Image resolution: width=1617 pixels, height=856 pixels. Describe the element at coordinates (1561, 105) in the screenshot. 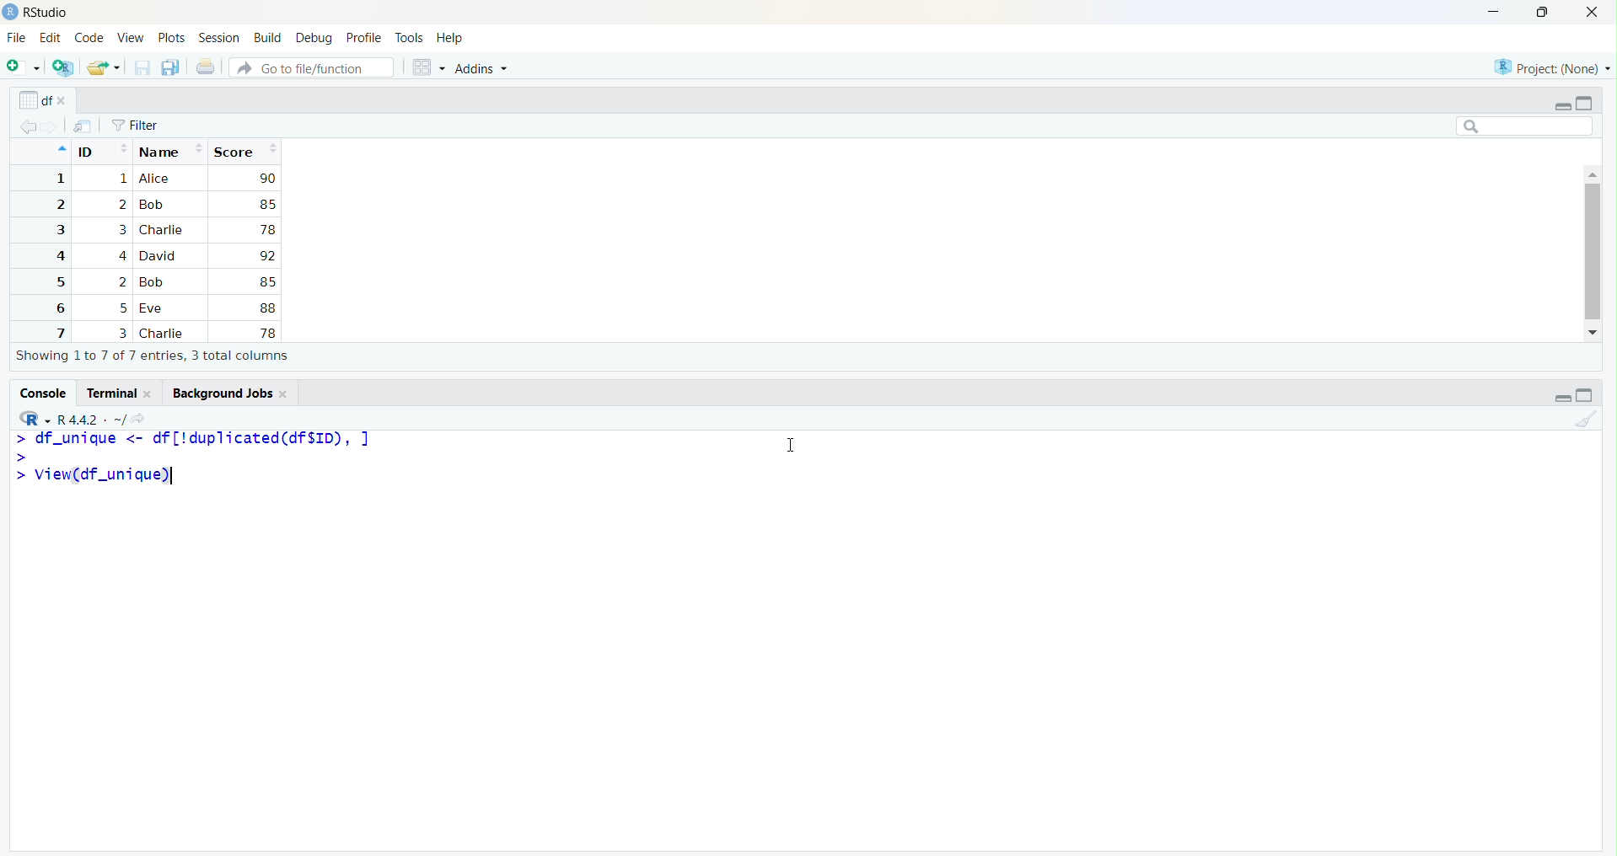

I see `minimize` at that location.